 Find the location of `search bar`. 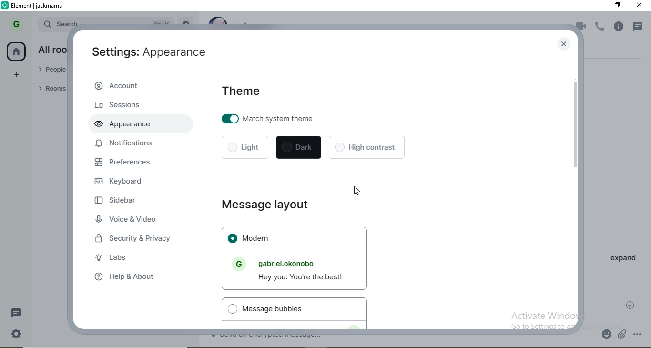

search bar is located at coordinates (60, 22).